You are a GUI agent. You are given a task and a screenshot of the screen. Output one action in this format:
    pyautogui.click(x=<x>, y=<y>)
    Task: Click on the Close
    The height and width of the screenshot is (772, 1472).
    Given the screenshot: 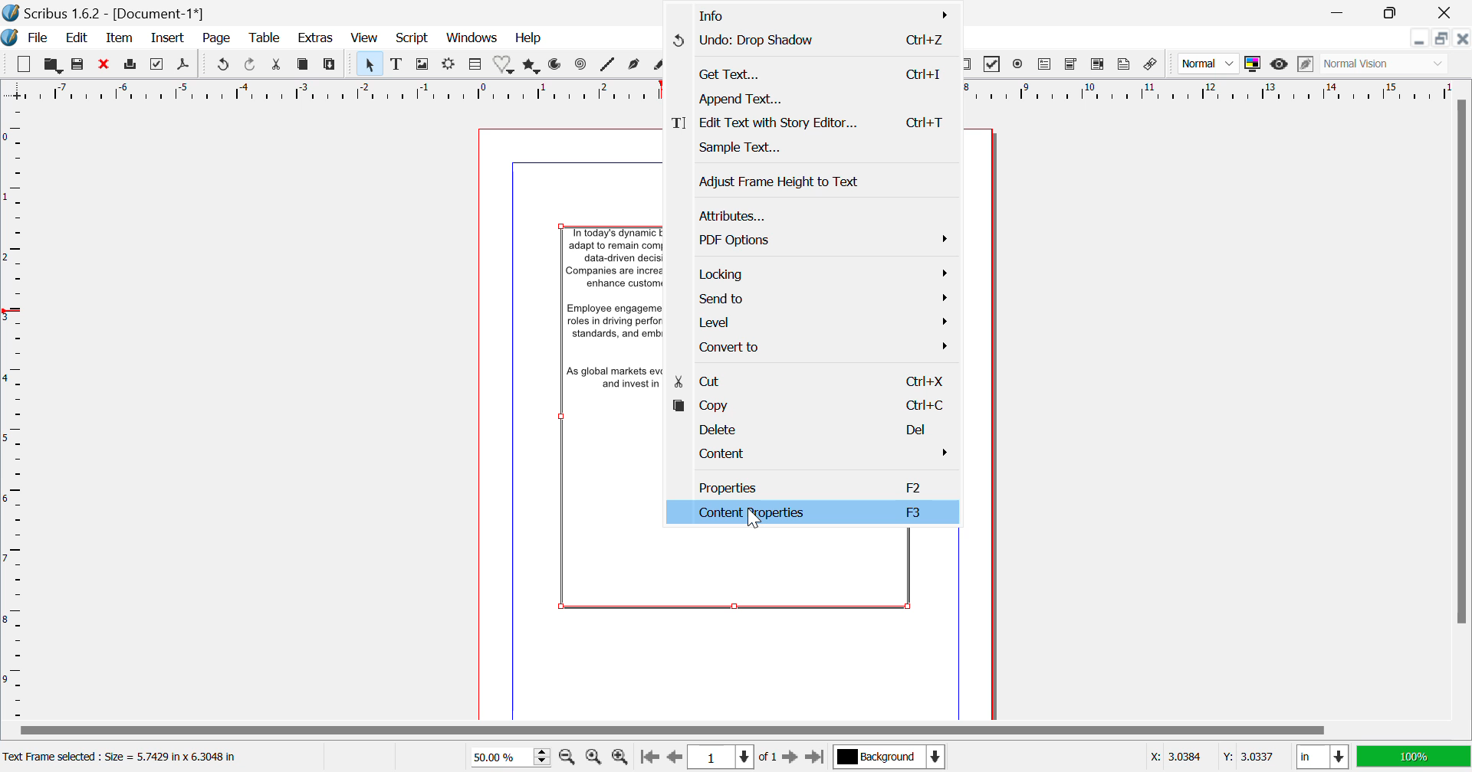 What is the action you would take?
    pyautogui.click(x=1463, y=40)
    